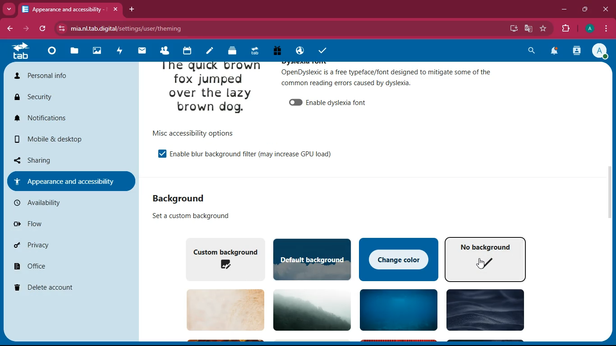 The height and width of the screenshot is (346, 616). I want to click on activity, so click(577, 51).